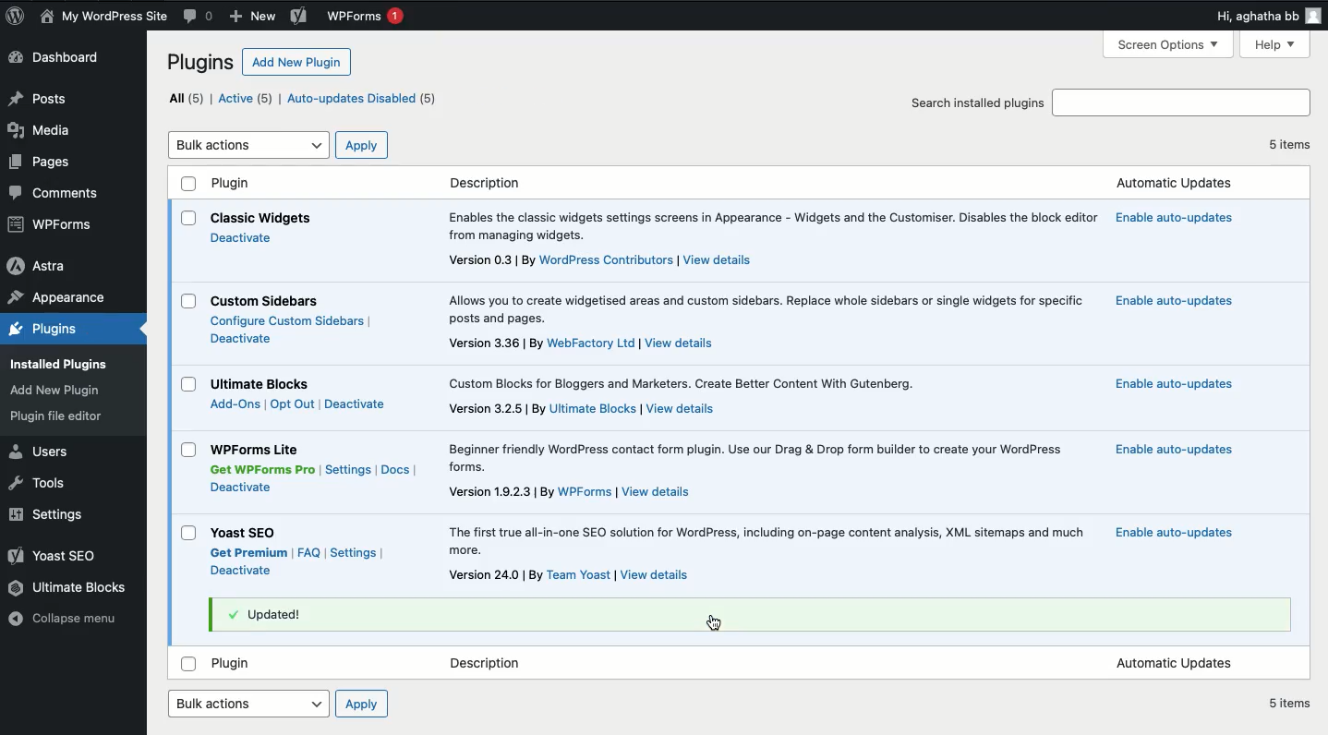 Image resolution: width=1328 pixels, height=735 pixels. What do you see at coordinates (235, 405) in the screenshot?
I see `Add ons` at bounding box center [235, 405].